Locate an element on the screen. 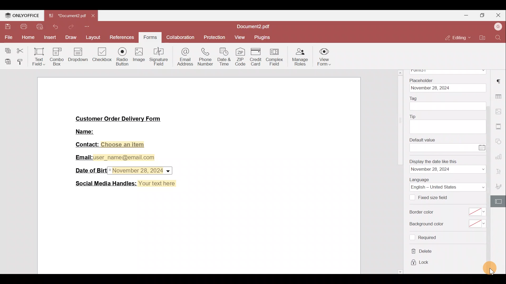 This screenshot has width=506, height=284. Home is located at coordinates (27, 38).